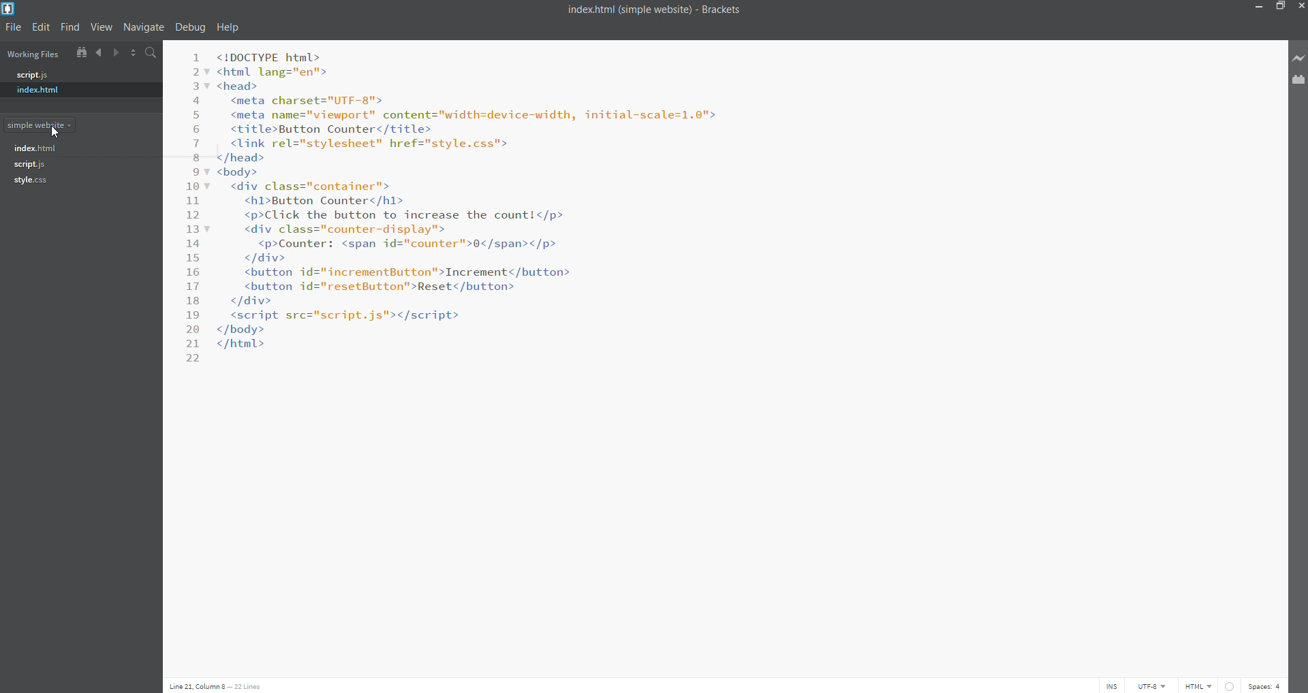  I want to click on show in file tree, so click(80, 53).